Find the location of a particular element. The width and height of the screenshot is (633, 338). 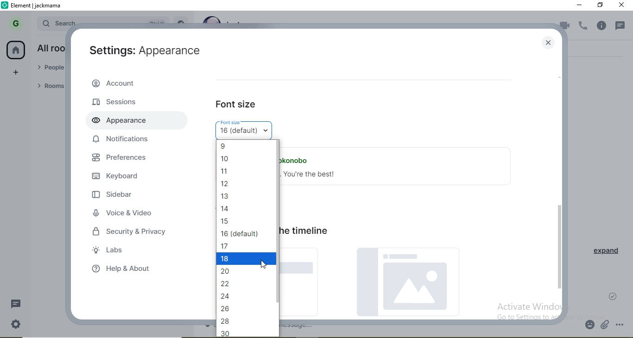

15 is located at coordinates (241, 219).